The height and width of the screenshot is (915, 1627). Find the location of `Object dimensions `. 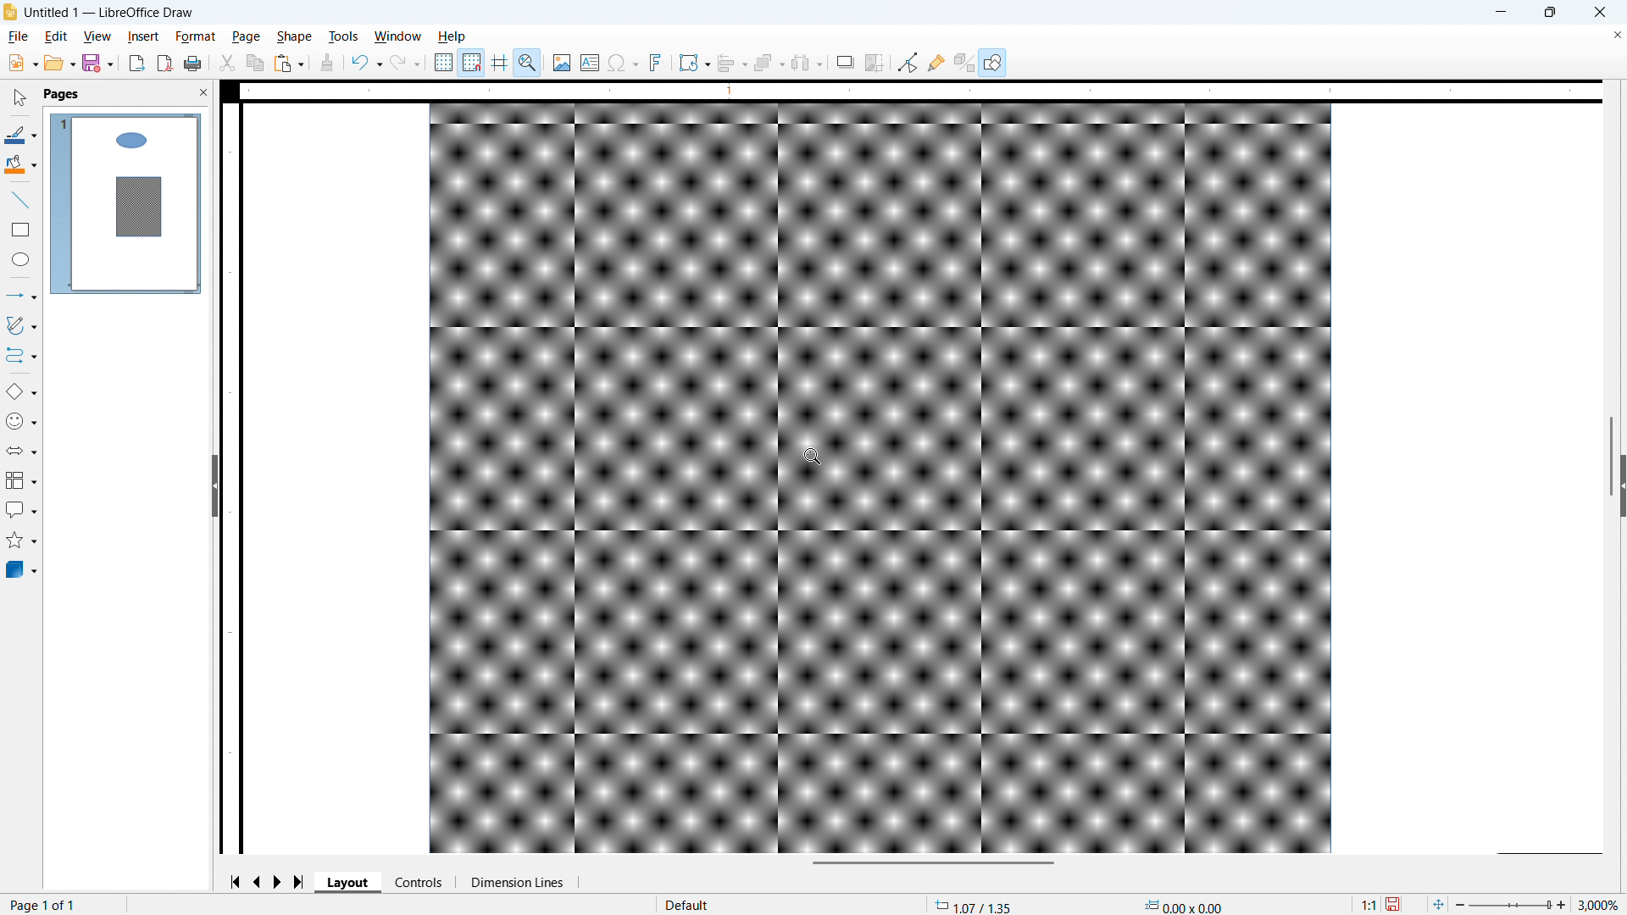

Object dimensions  is located at coordinates (1183, 905).